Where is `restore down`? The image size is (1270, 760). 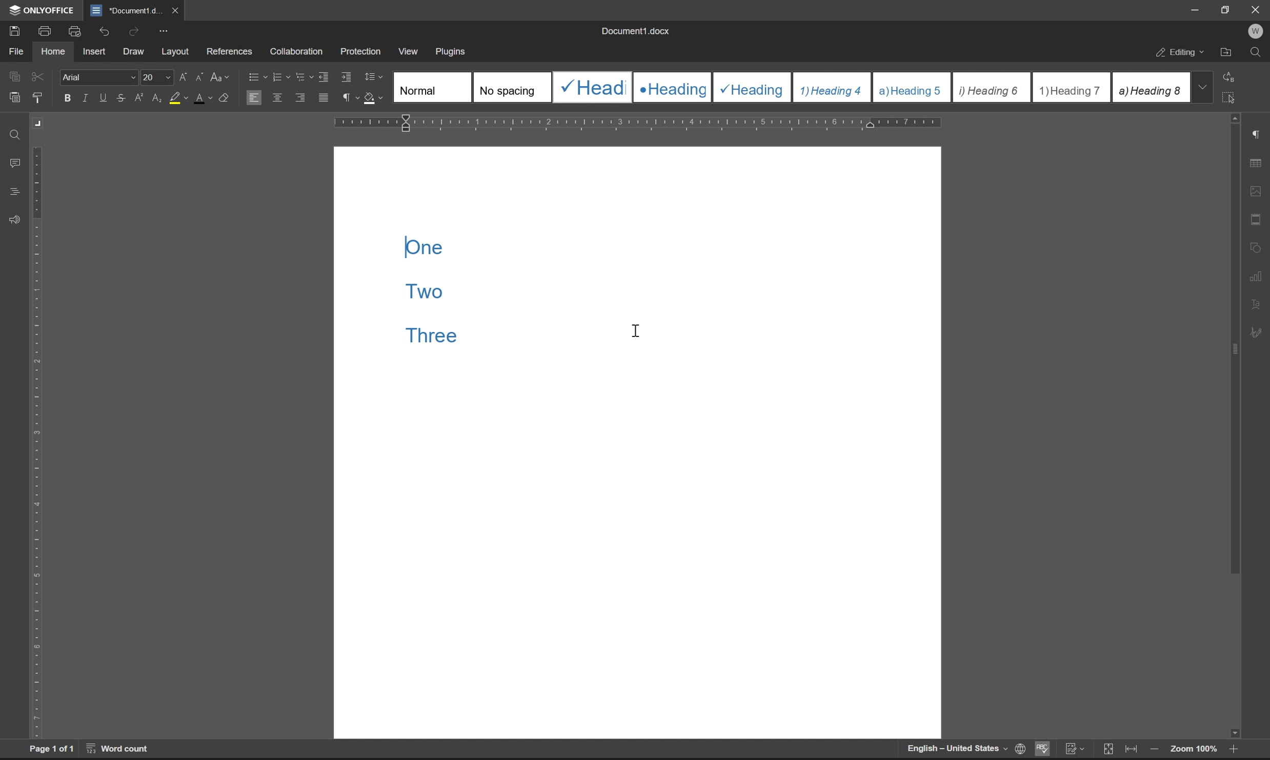 restore down is located at coordinates (1228, 9).